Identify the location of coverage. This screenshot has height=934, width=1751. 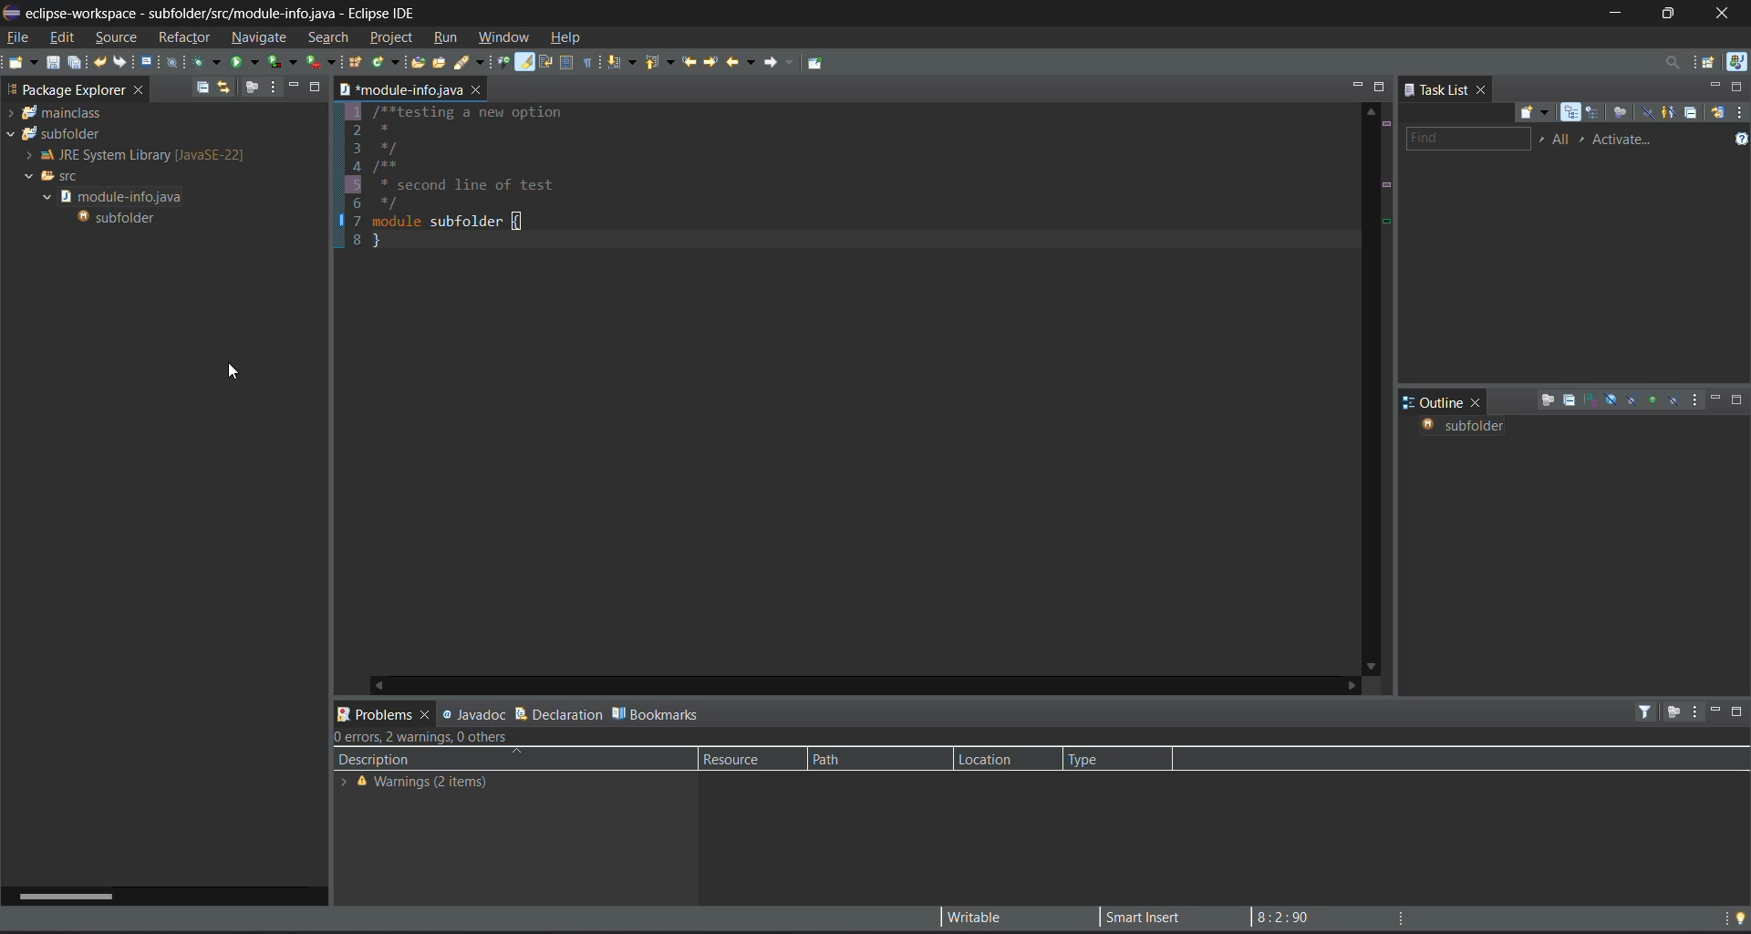
(285, 61).